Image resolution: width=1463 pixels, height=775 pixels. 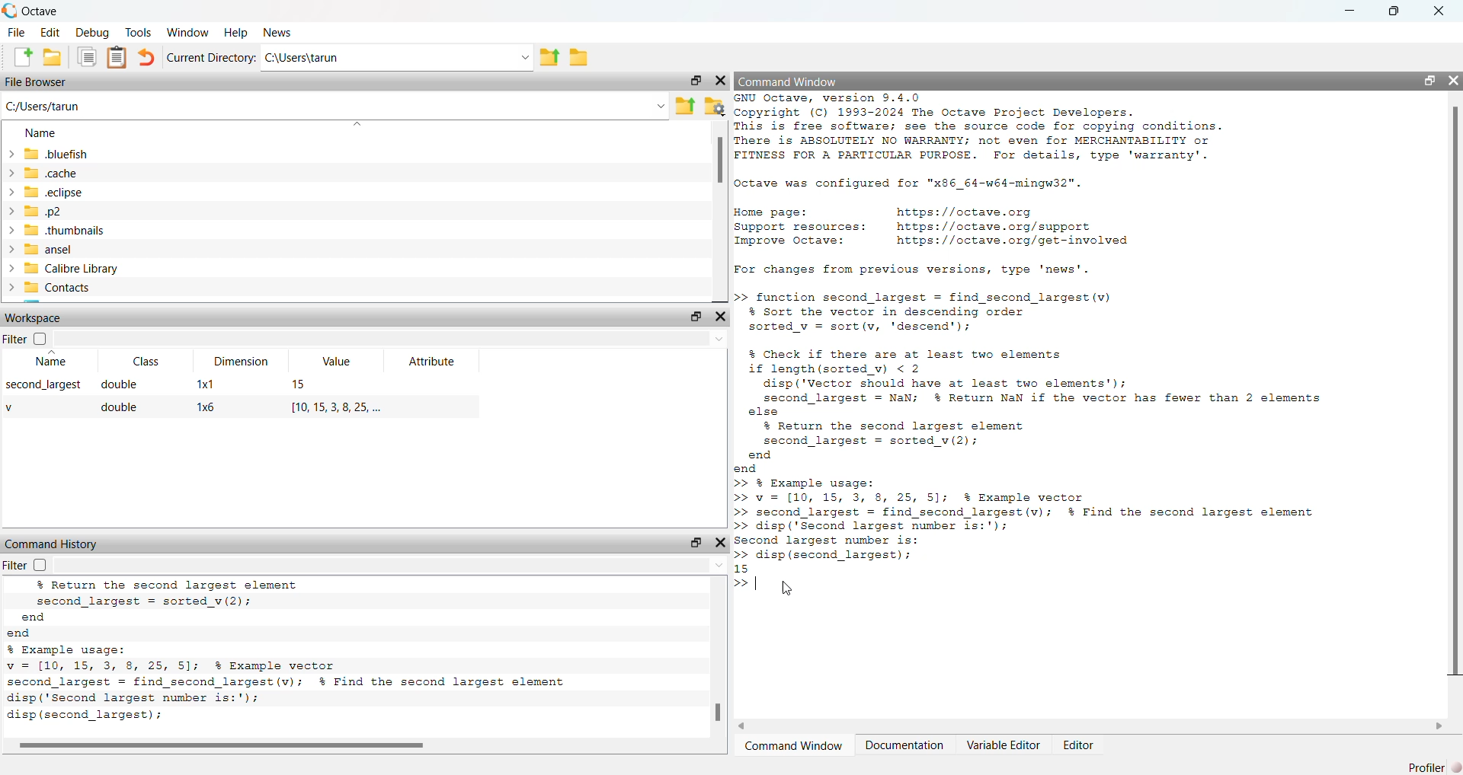 I want to click on dimension, so click(x=245, y=362).